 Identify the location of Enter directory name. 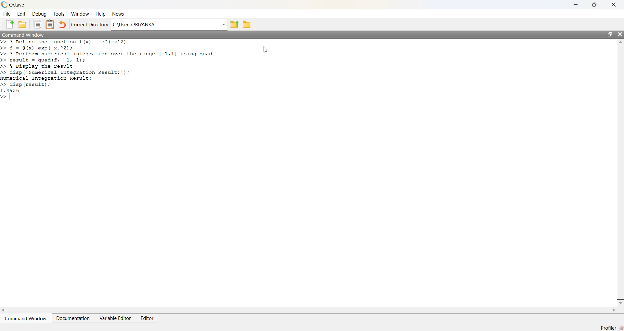
(223, 24).